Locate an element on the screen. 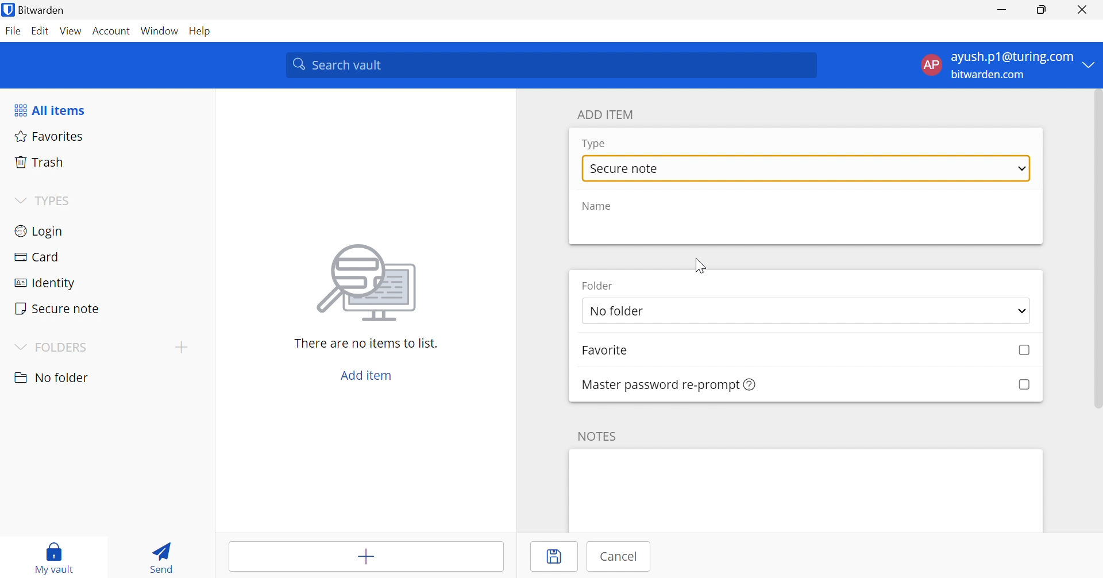  Close is located at coordinates (1082, 9).